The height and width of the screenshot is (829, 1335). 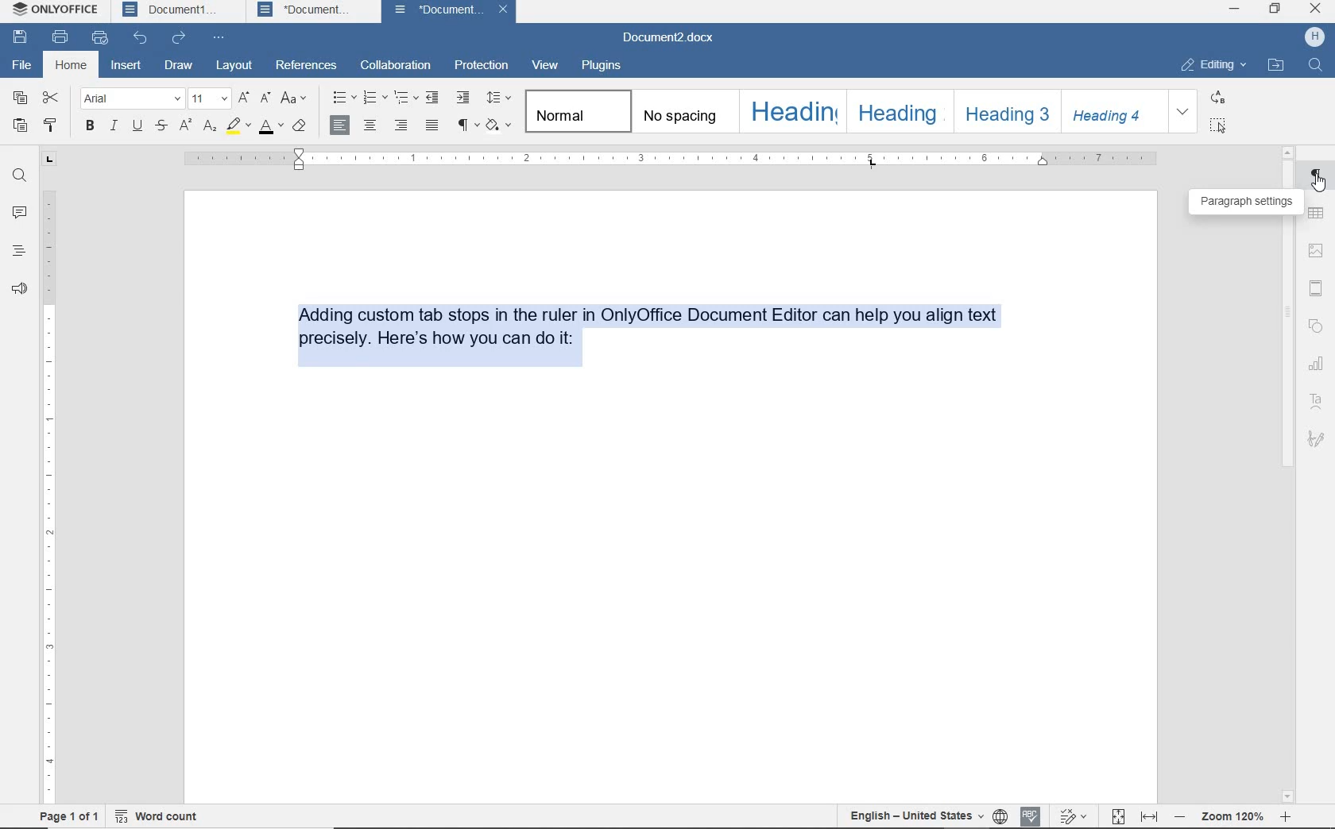 I want to click on paste, so click(x=21, y=126).